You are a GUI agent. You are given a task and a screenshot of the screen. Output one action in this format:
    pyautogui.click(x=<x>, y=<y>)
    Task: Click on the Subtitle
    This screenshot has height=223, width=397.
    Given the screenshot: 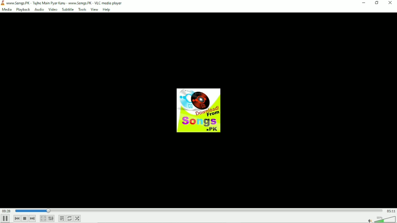 What is the action you would take?
    pyautogui.click(x=68, y=9)
    